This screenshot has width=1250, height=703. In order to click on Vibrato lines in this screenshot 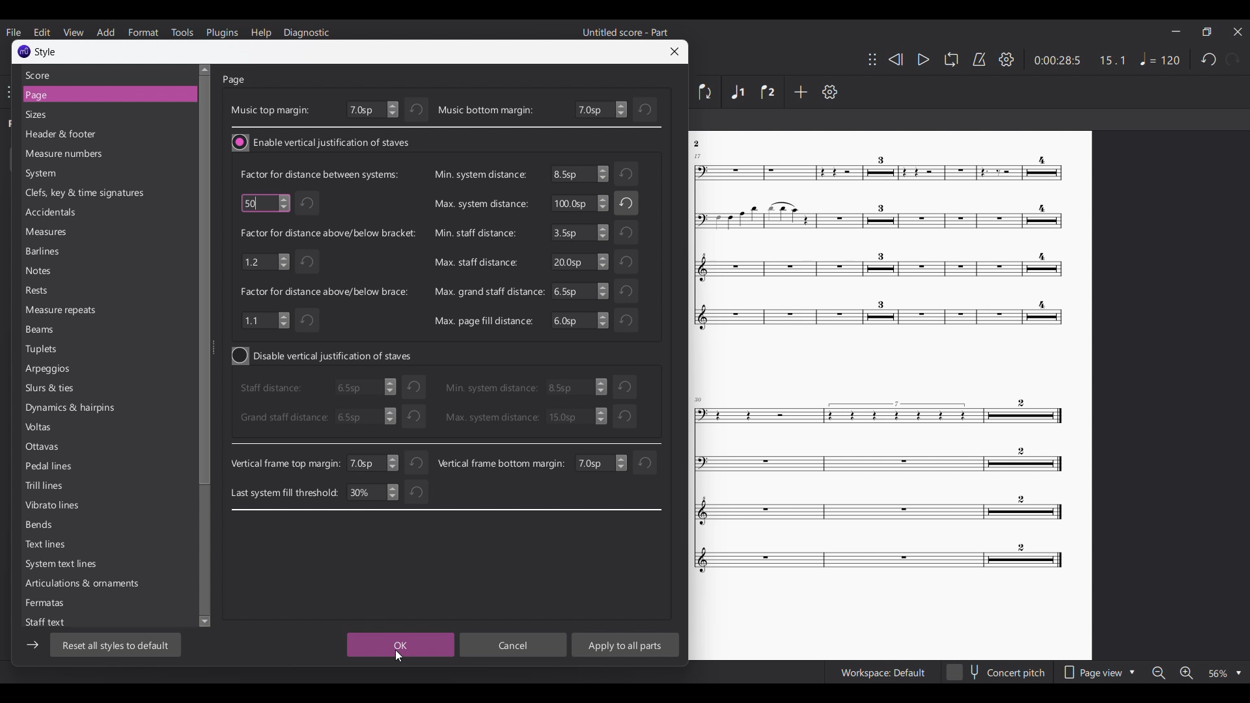, I will do `click(70, 507)`.